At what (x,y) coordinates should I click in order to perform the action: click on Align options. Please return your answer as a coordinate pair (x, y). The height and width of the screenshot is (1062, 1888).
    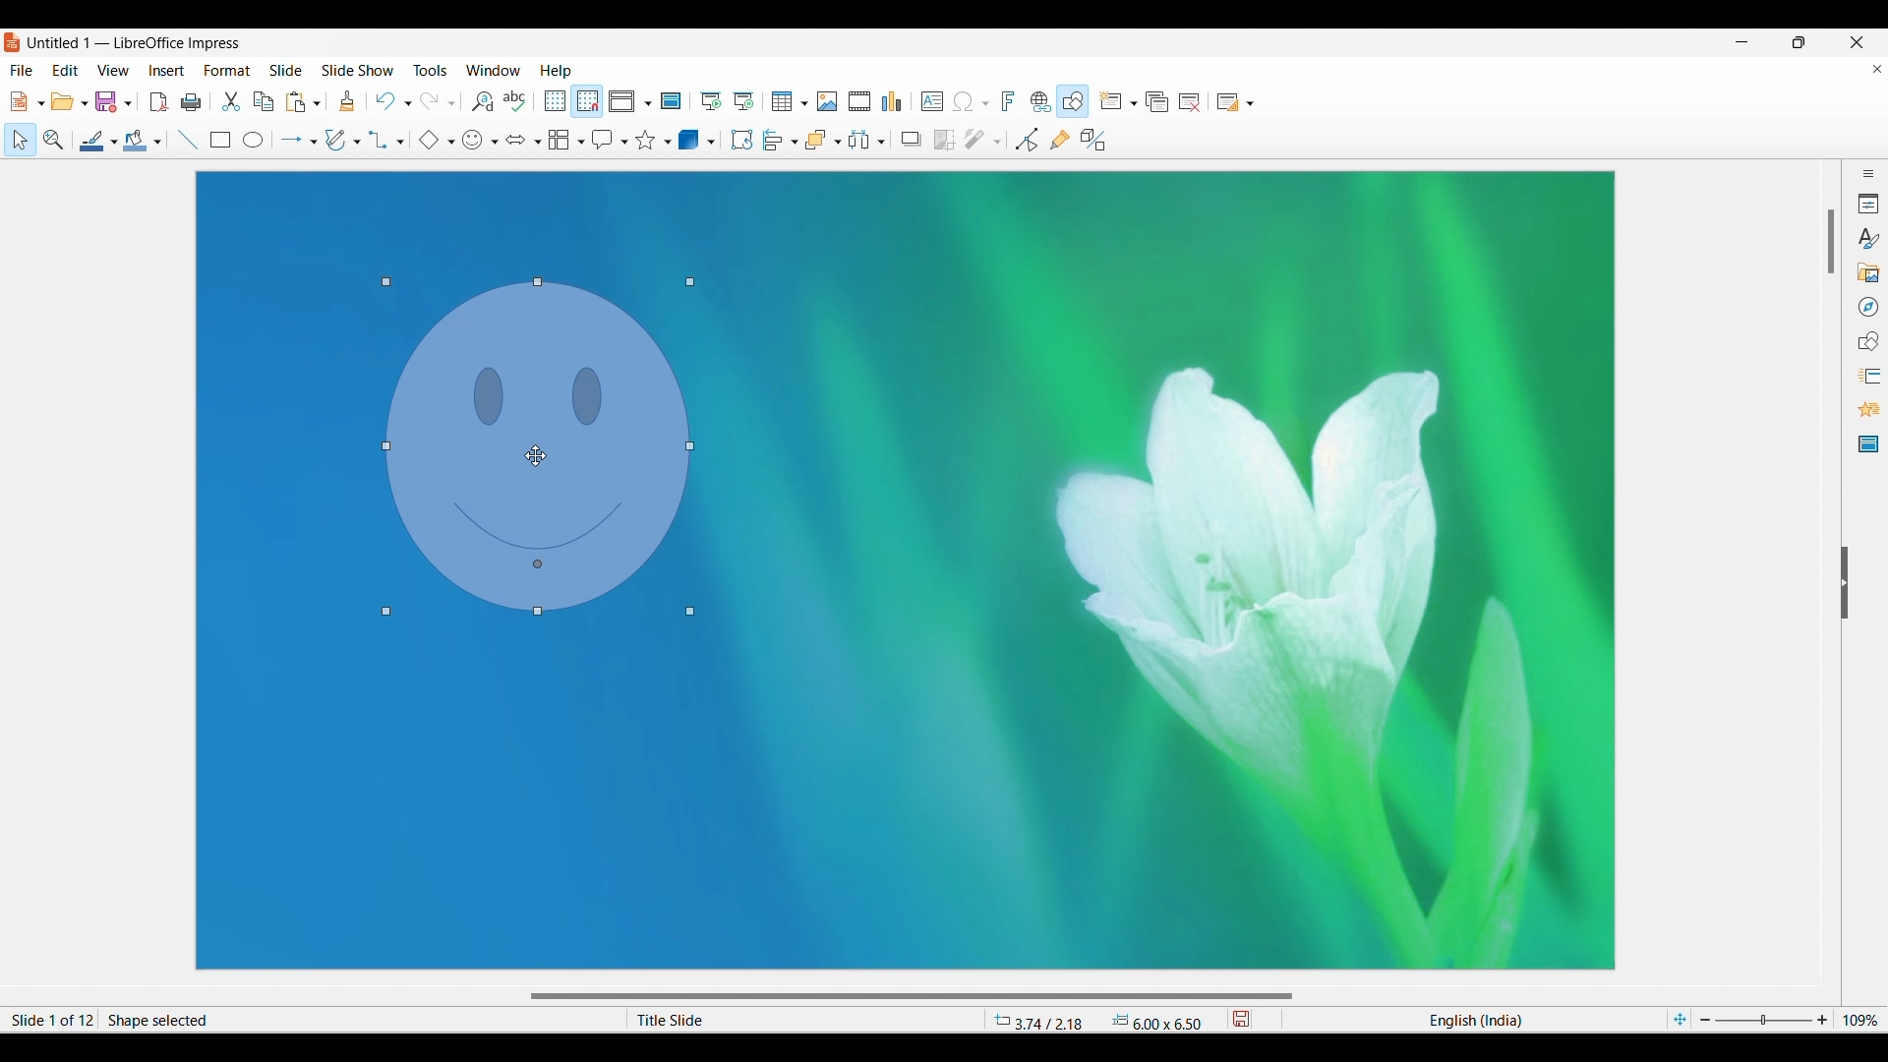
    Looking at the image, I should click on (796, 143).